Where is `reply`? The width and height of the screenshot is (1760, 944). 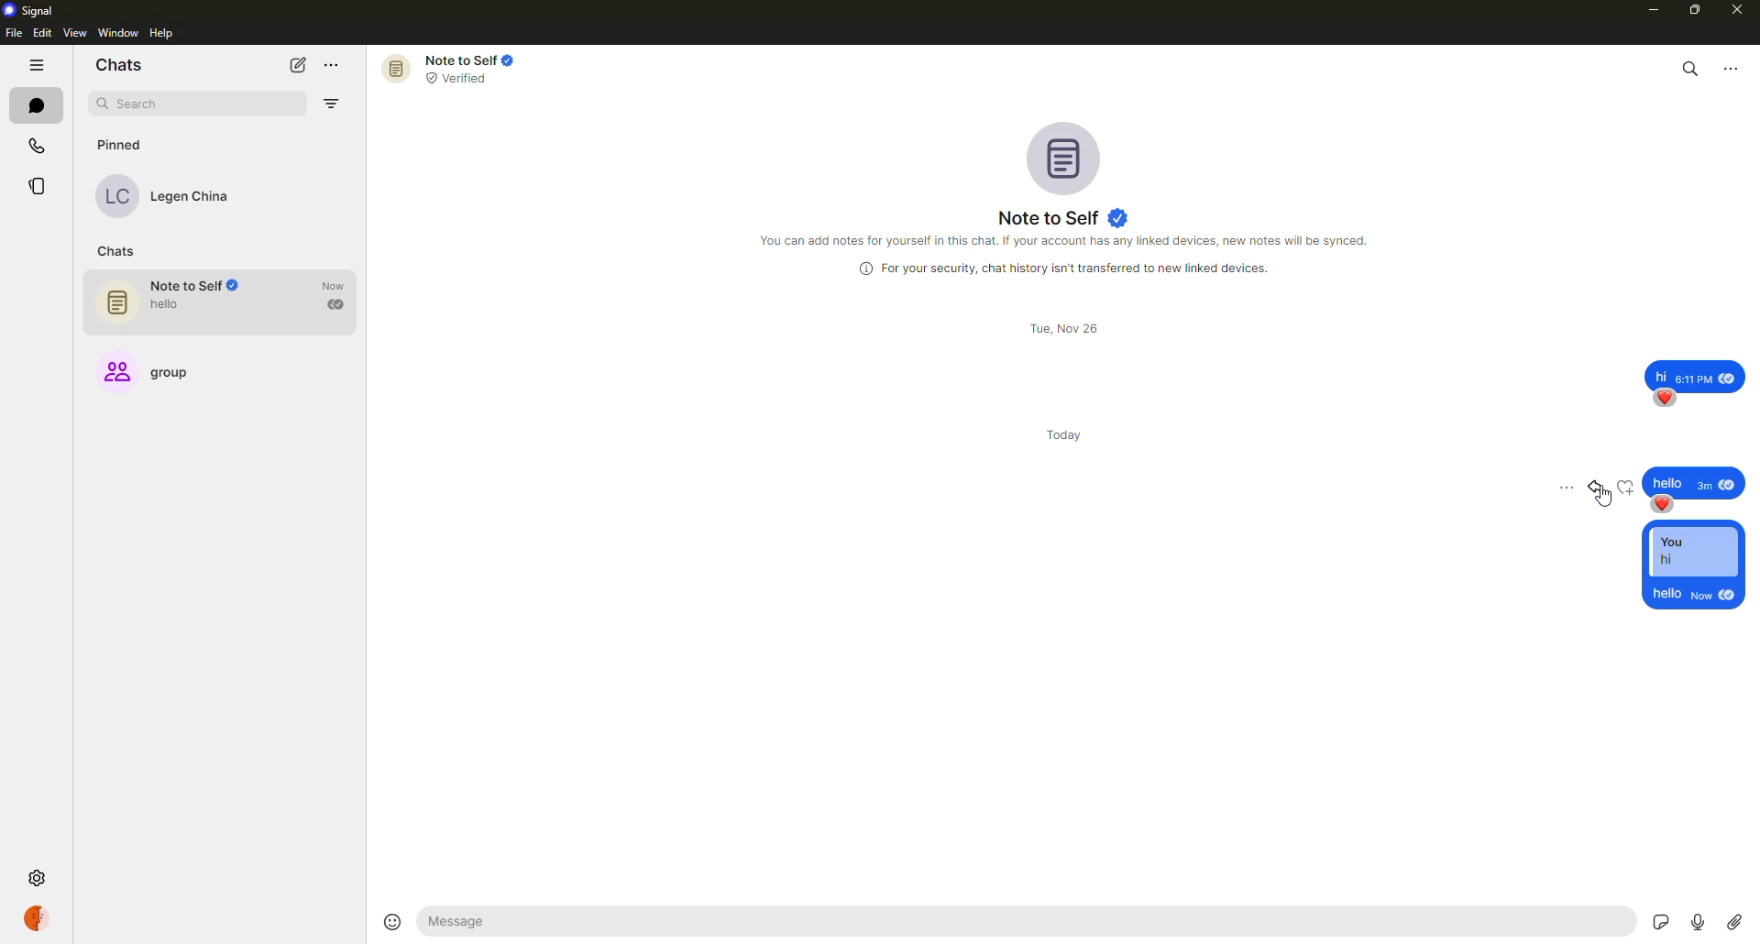 reply is located at coordinates (1691, 564).